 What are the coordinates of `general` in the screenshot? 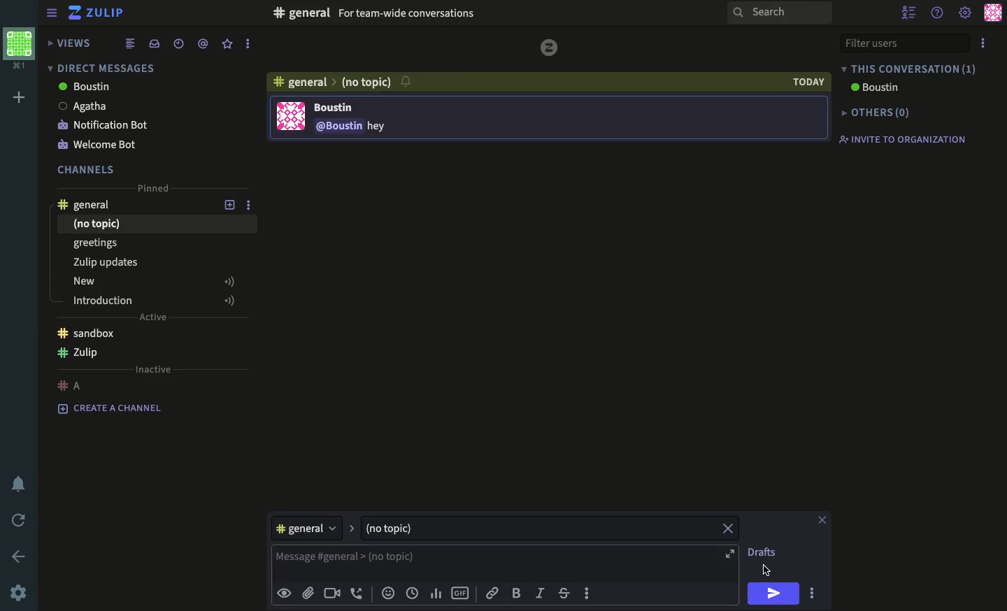 It's located at (299, 82).